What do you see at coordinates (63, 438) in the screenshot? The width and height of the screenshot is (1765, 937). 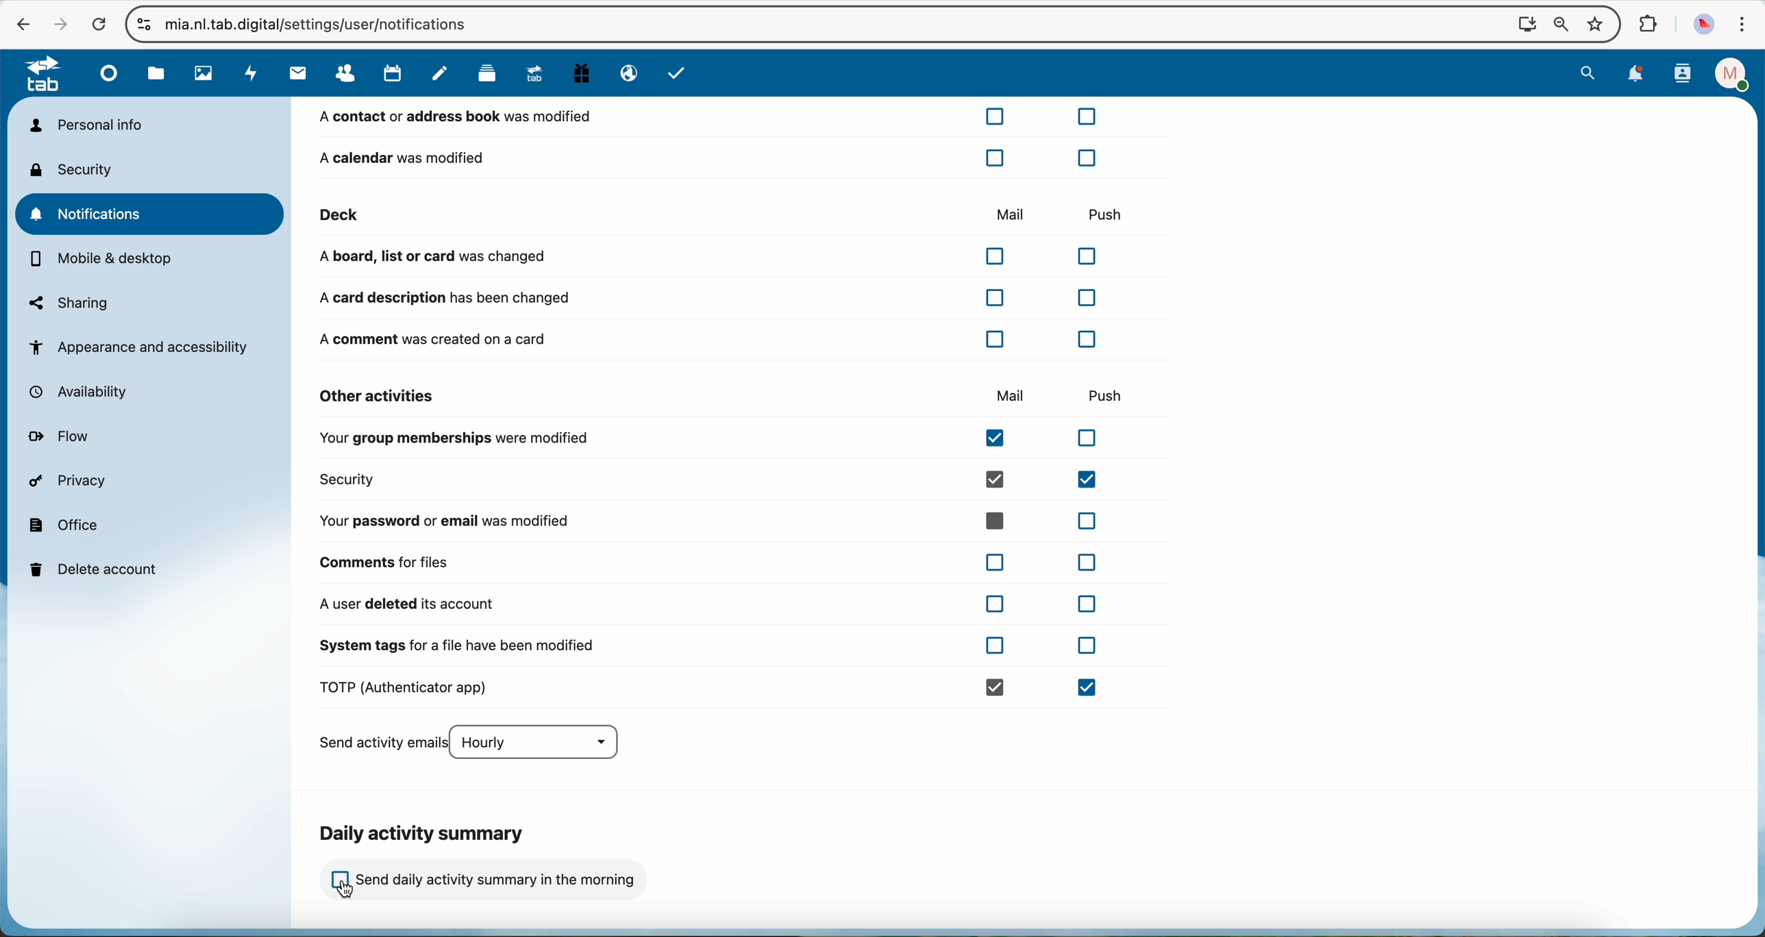 I see `flow` at bounding box center [63, 438].